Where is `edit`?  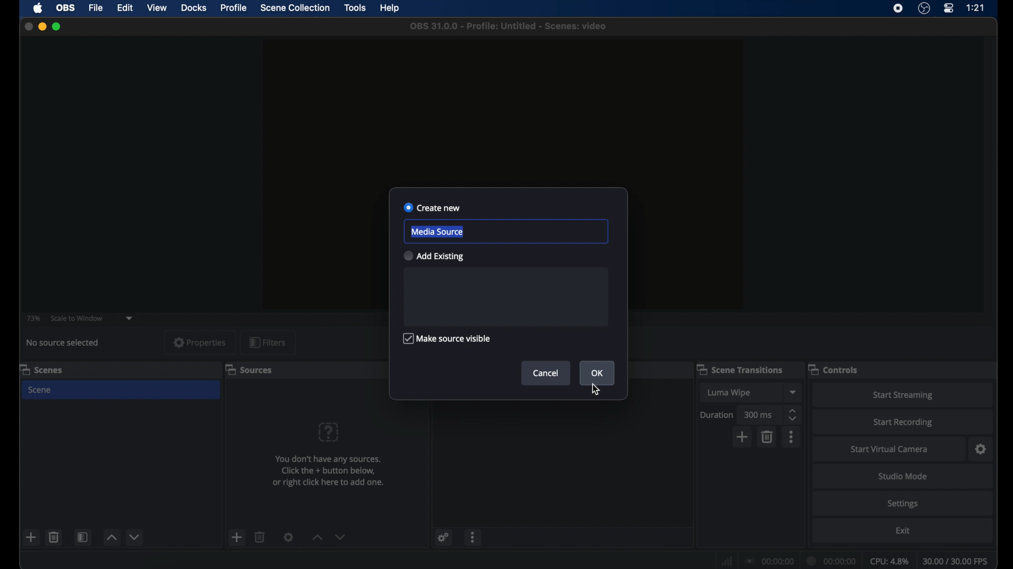
edit is located at coordinates (125, 7).